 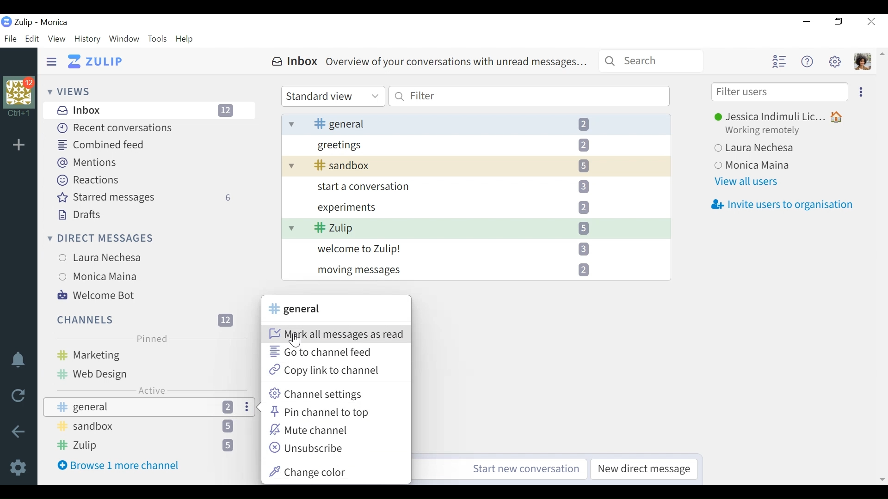 I want to click on Channel settings, so click(x=317, y=394).